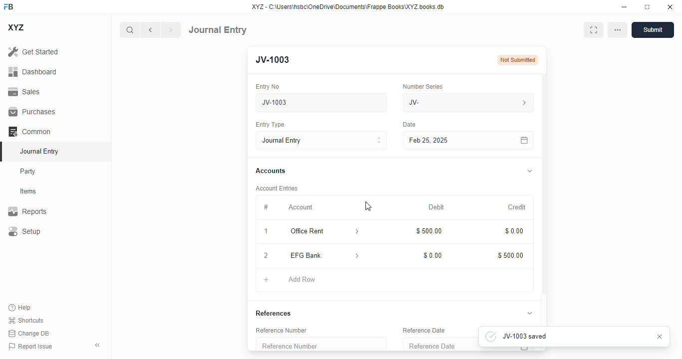 The width and height of the screenshot is (682, 359). I want to click on setup, so click(24, 231).